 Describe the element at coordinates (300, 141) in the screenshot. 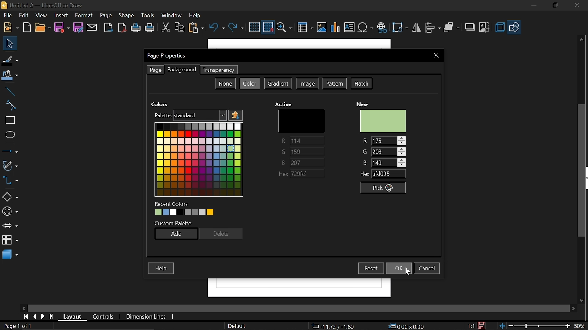

I see `R` at that location.